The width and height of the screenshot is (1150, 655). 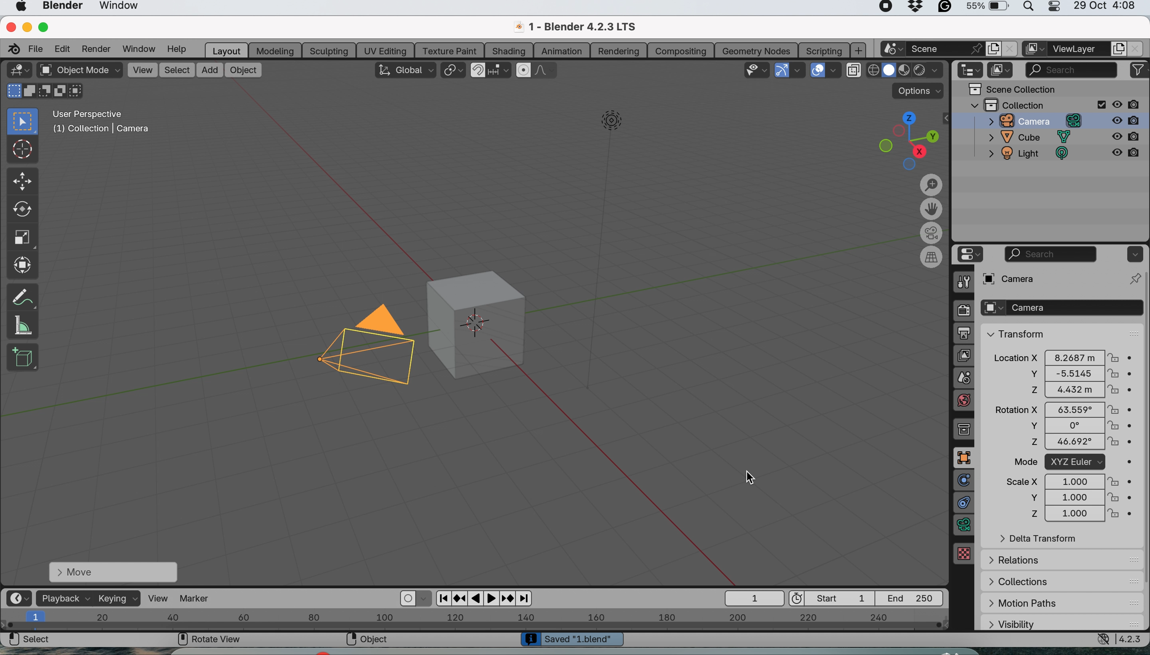 I want to click on screen recorder, so click(x=882, y=8).